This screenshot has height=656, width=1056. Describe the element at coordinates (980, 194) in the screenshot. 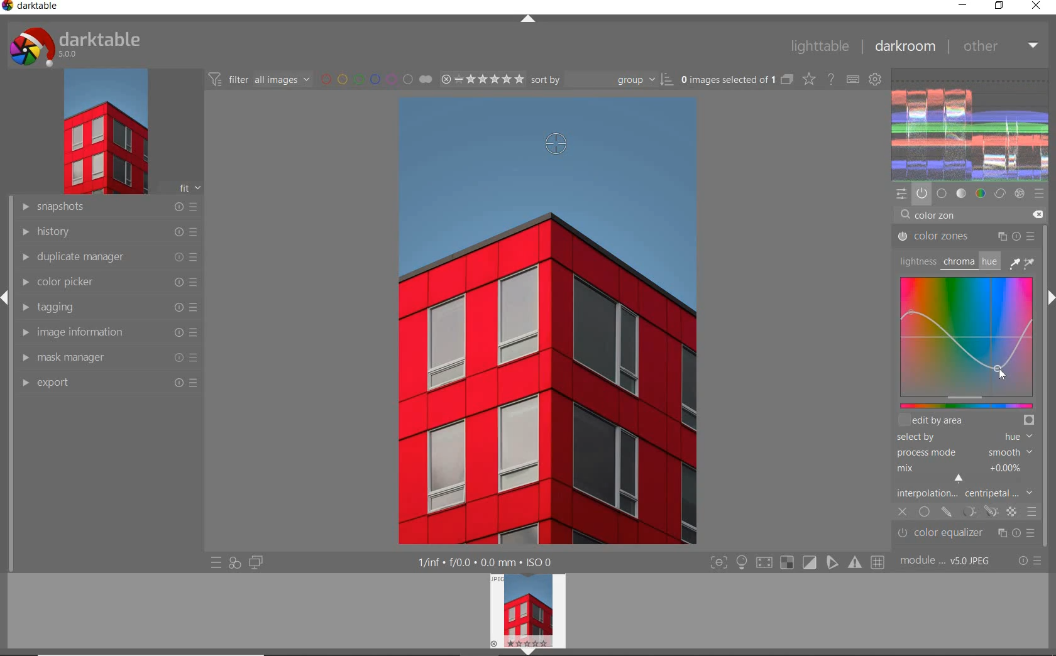

I see `color` at that location.